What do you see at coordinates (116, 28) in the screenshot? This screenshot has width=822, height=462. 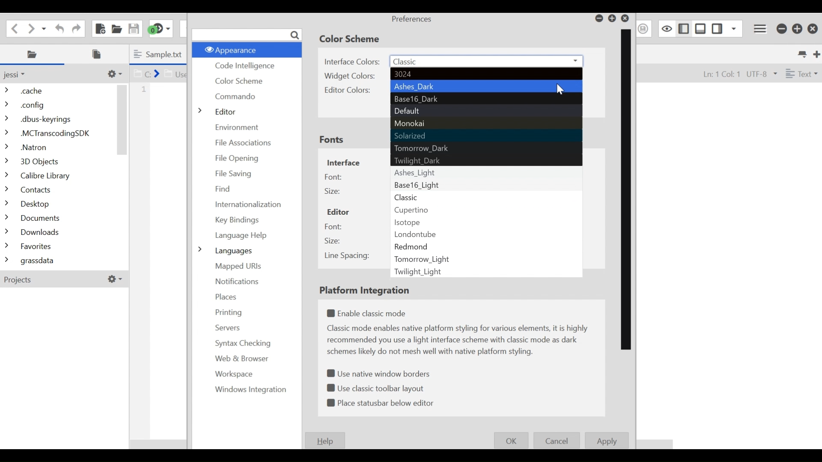 I see `Open file` at bounding box center [116, 28].